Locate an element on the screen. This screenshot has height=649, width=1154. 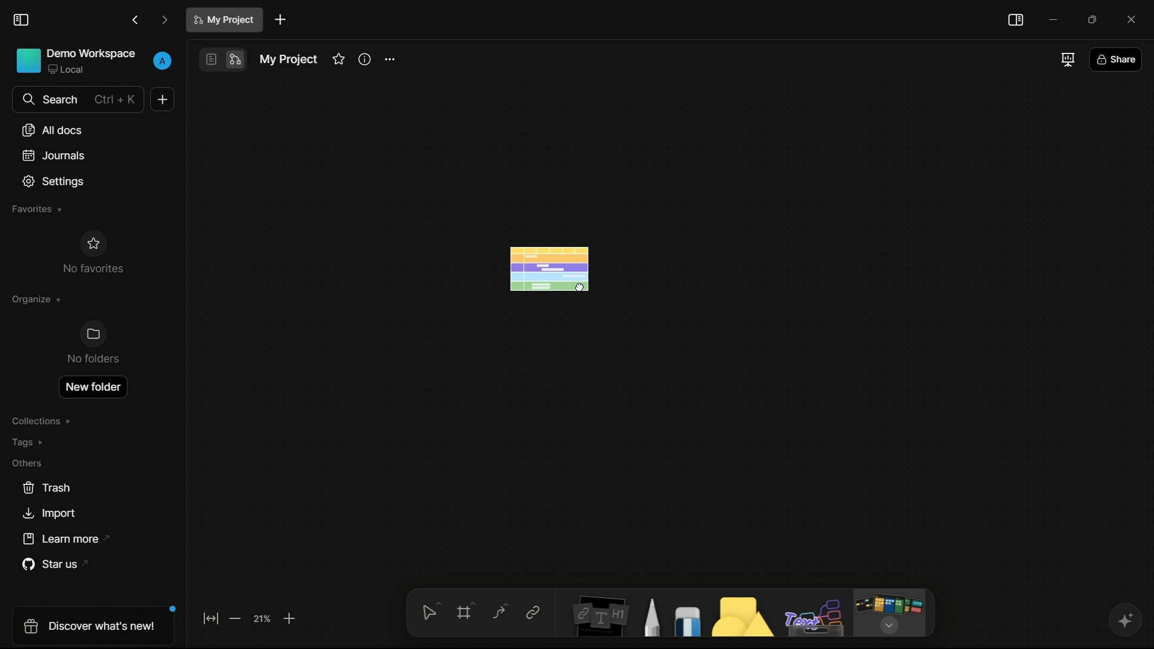
zoom factor is located at coordinates (264, 619).